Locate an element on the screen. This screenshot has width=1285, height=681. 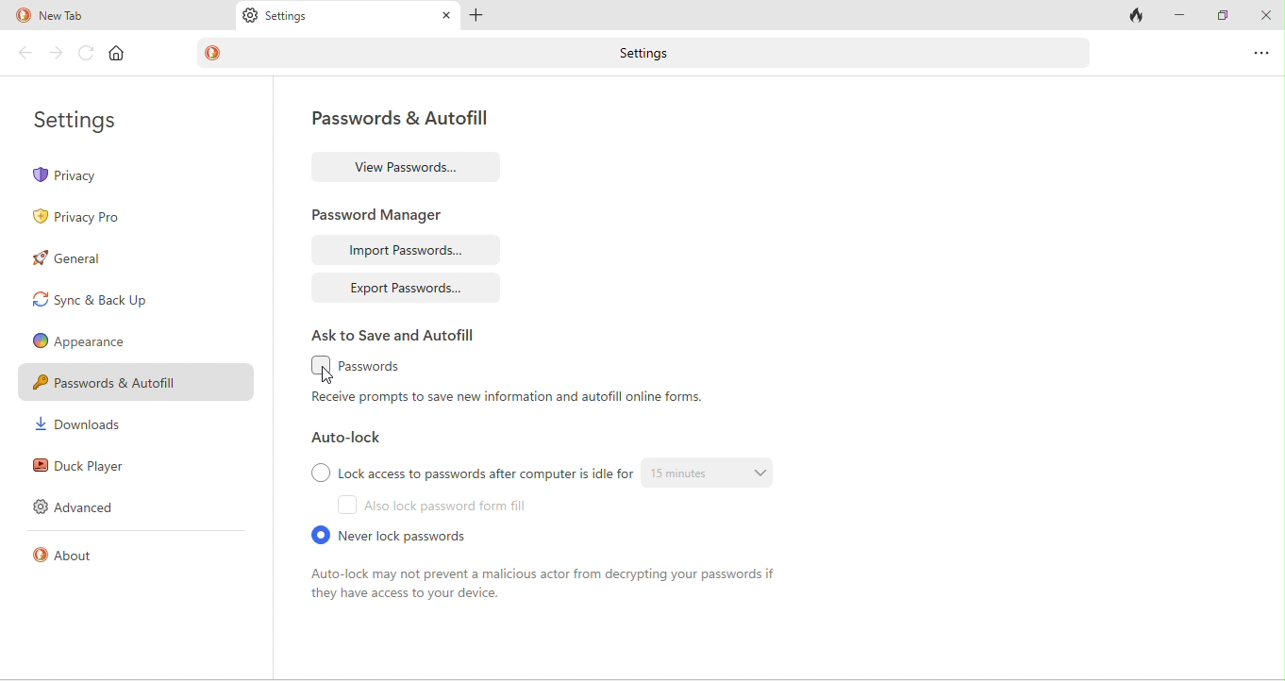
import passwords is located at coordinates (410, 251).